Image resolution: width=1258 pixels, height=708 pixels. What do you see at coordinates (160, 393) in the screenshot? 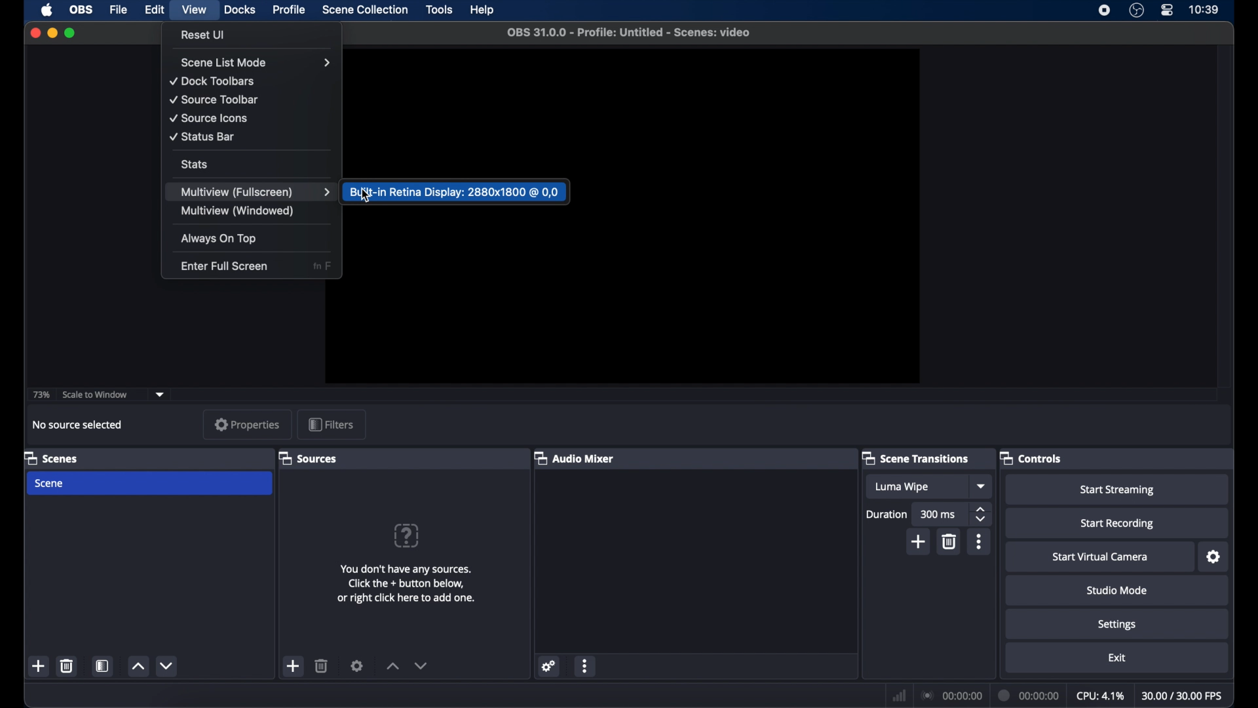
I see `dropdown` at bounding box center [160, 393].